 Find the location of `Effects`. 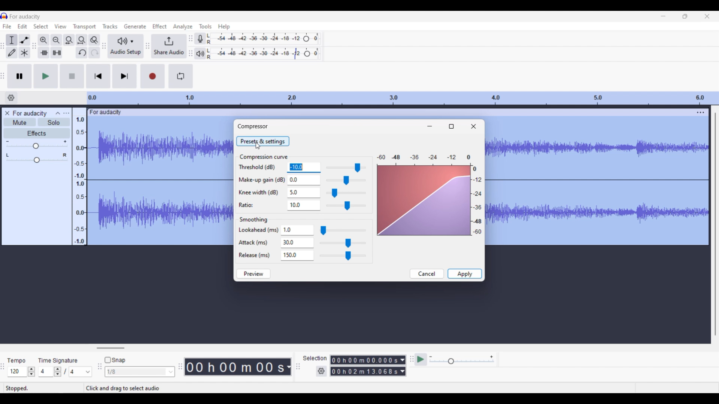

Effects is located at coordinates (36, 133).